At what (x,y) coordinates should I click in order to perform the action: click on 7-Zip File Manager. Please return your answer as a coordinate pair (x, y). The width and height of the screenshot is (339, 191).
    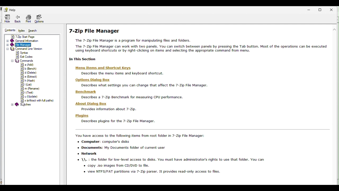
    Looking at the image, I should click on (95, 32).